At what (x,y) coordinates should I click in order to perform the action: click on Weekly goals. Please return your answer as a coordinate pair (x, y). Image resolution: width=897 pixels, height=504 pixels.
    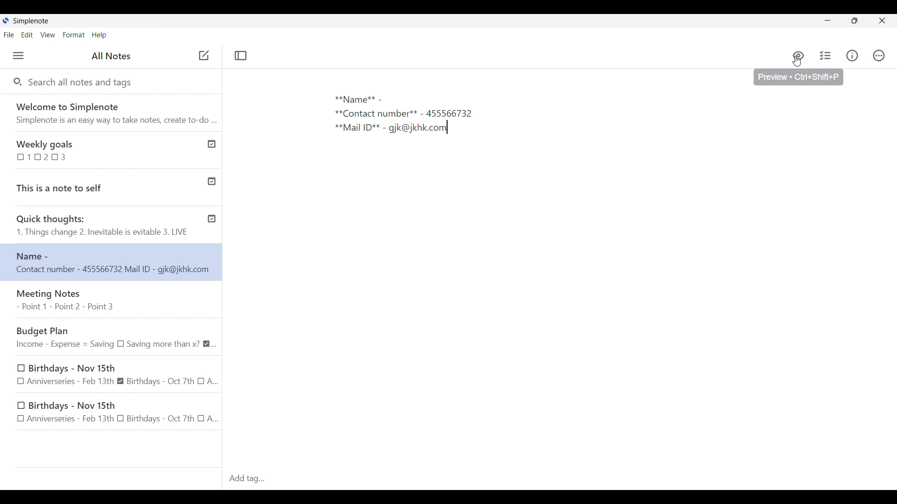
    Looking at the image, I should click on (100, 149).